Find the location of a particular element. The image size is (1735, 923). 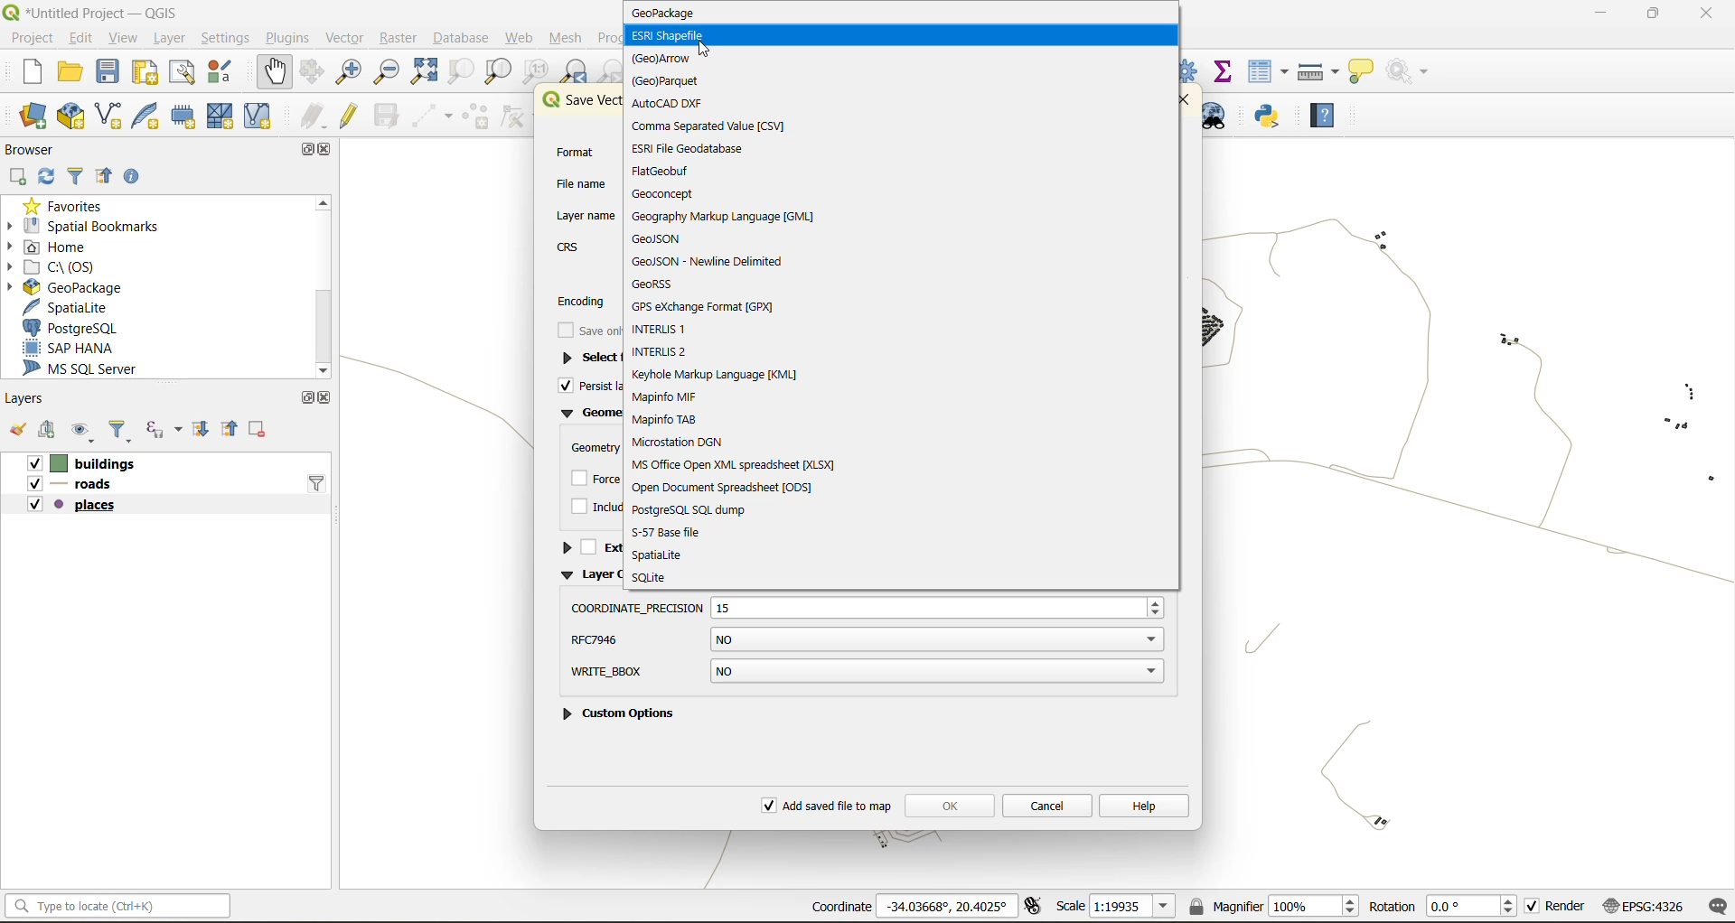

csv is located at coordinates (706, 127).